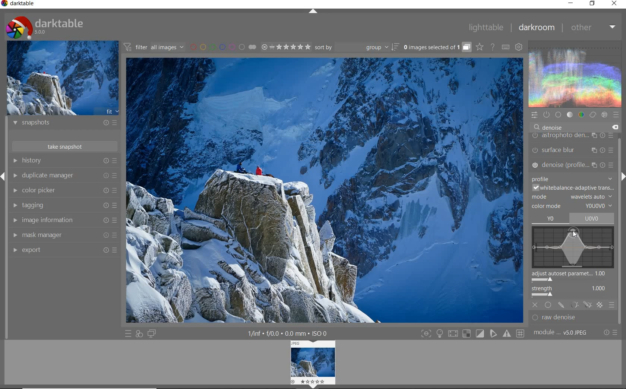 This screenshot has width=626, height=389. What do you see at coordinates (63, 190) in the screenshot?
I see `color picker` at bounding box center [63, 190].